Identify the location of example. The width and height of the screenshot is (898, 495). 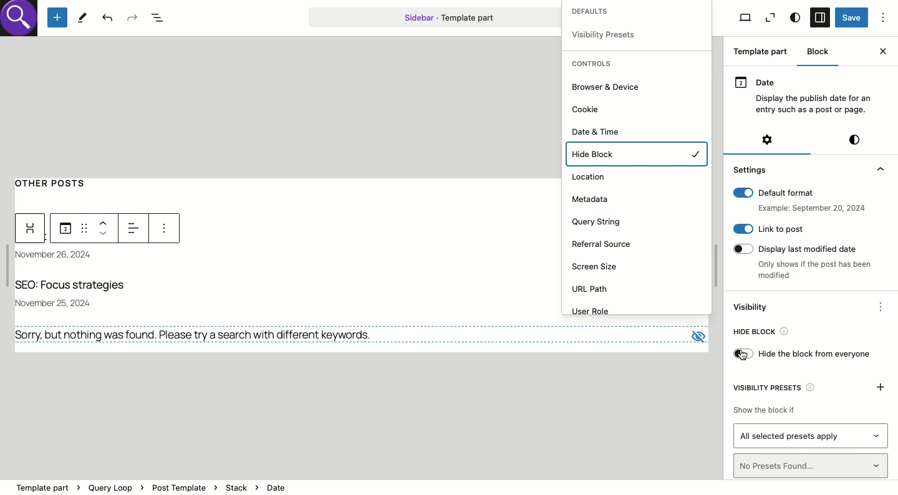
(809, 208).